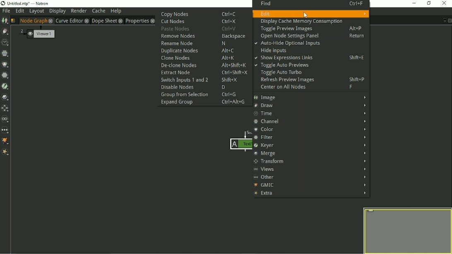 This screenshot has width=452, height=254. Describe the element at coordinates (310, 129) in the screenshot. I see `Color` at that location.